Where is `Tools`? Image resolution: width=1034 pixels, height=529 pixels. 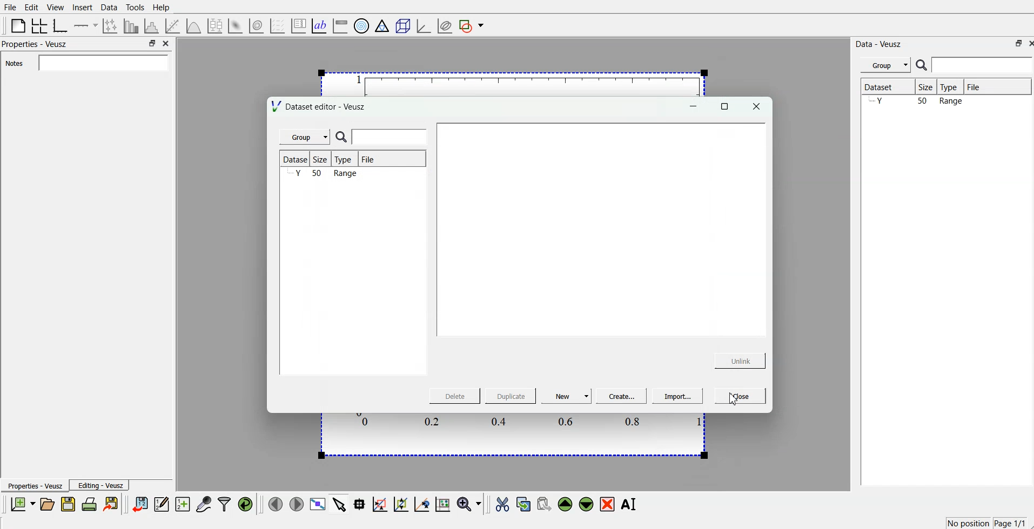 Tools is located at coordinates (135, 8).